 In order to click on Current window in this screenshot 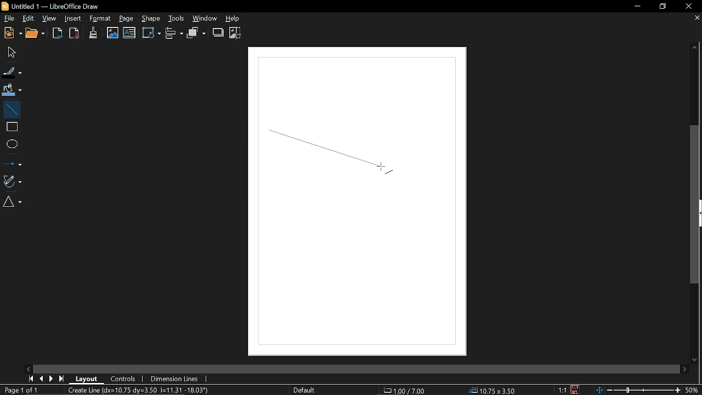, I will do `click(58, 5)`.